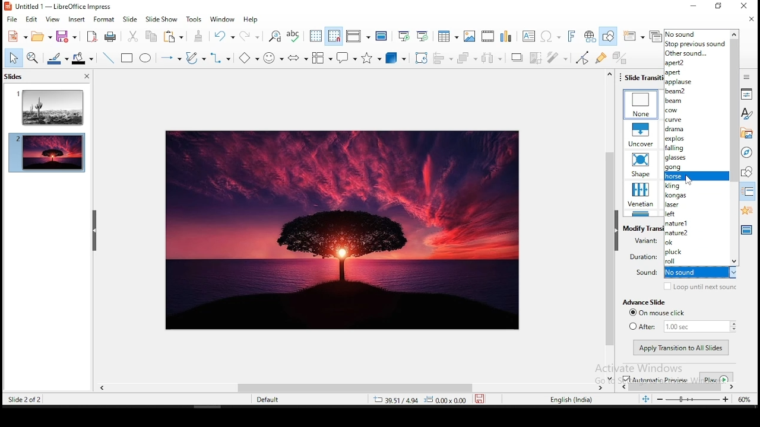  Describe the element at coordinates (696, 196) in the screenshot. I see `kongas` at that location.